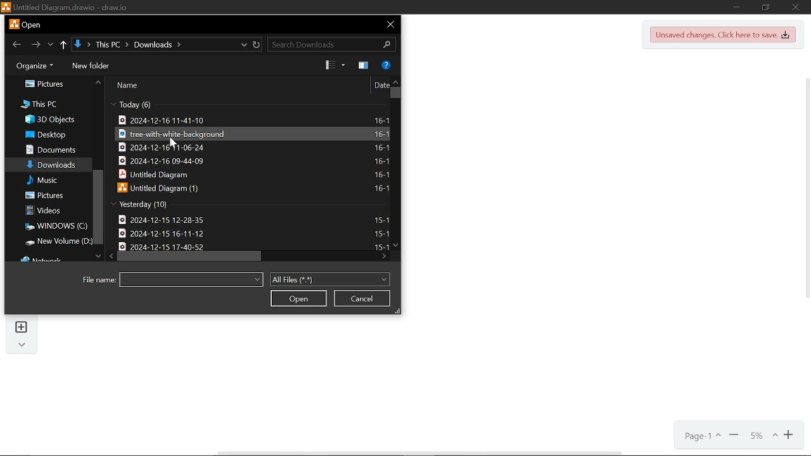  I want to click on Vertical scrollbar, so click(395, 93).